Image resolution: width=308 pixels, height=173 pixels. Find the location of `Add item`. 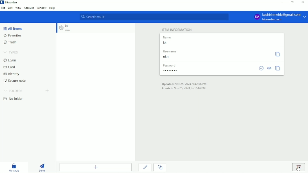

Add item is located at coordinates (96, 168).